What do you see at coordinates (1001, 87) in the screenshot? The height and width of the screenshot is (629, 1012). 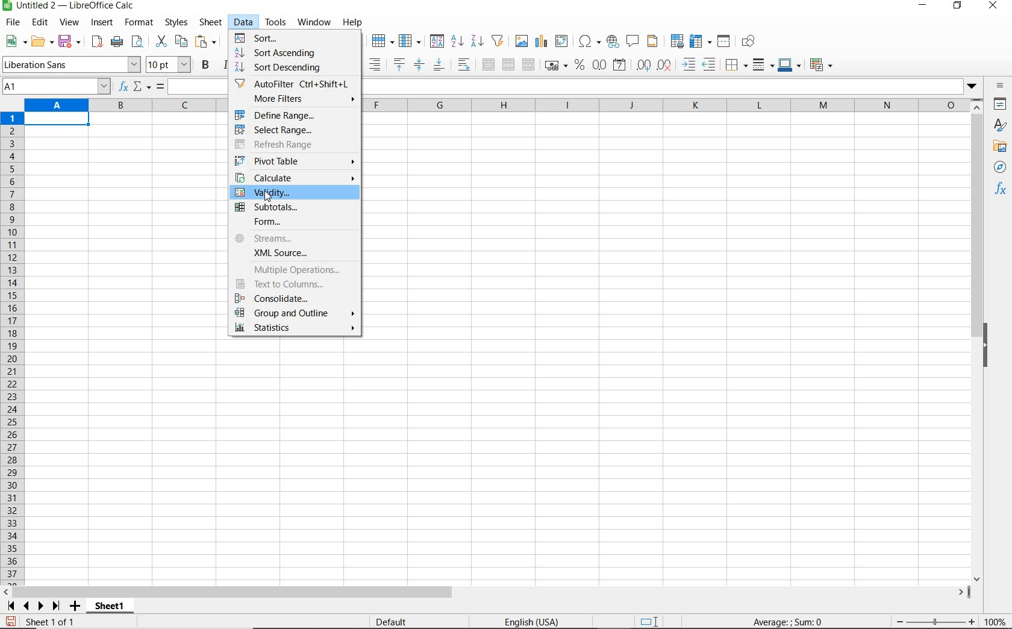 I see `sidebar settings` at bounding box center [1001, 87].